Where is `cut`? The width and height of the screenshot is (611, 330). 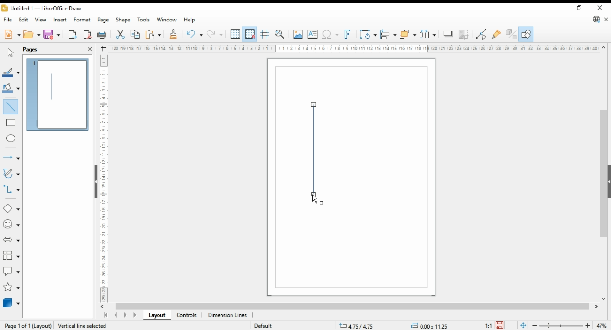 cut is located at coordinates (119, 34).